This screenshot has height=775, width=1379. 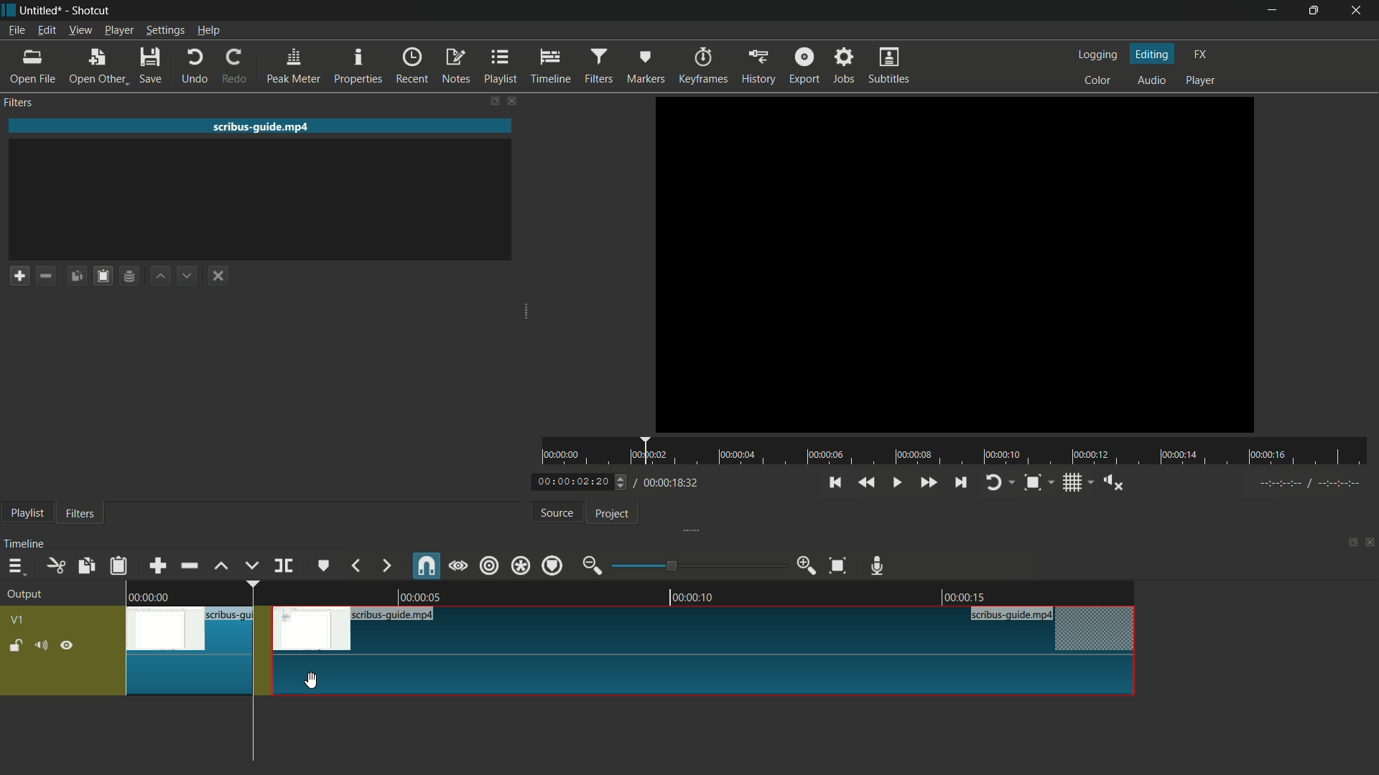 I want to click on filters, so click(x=600, y=66).